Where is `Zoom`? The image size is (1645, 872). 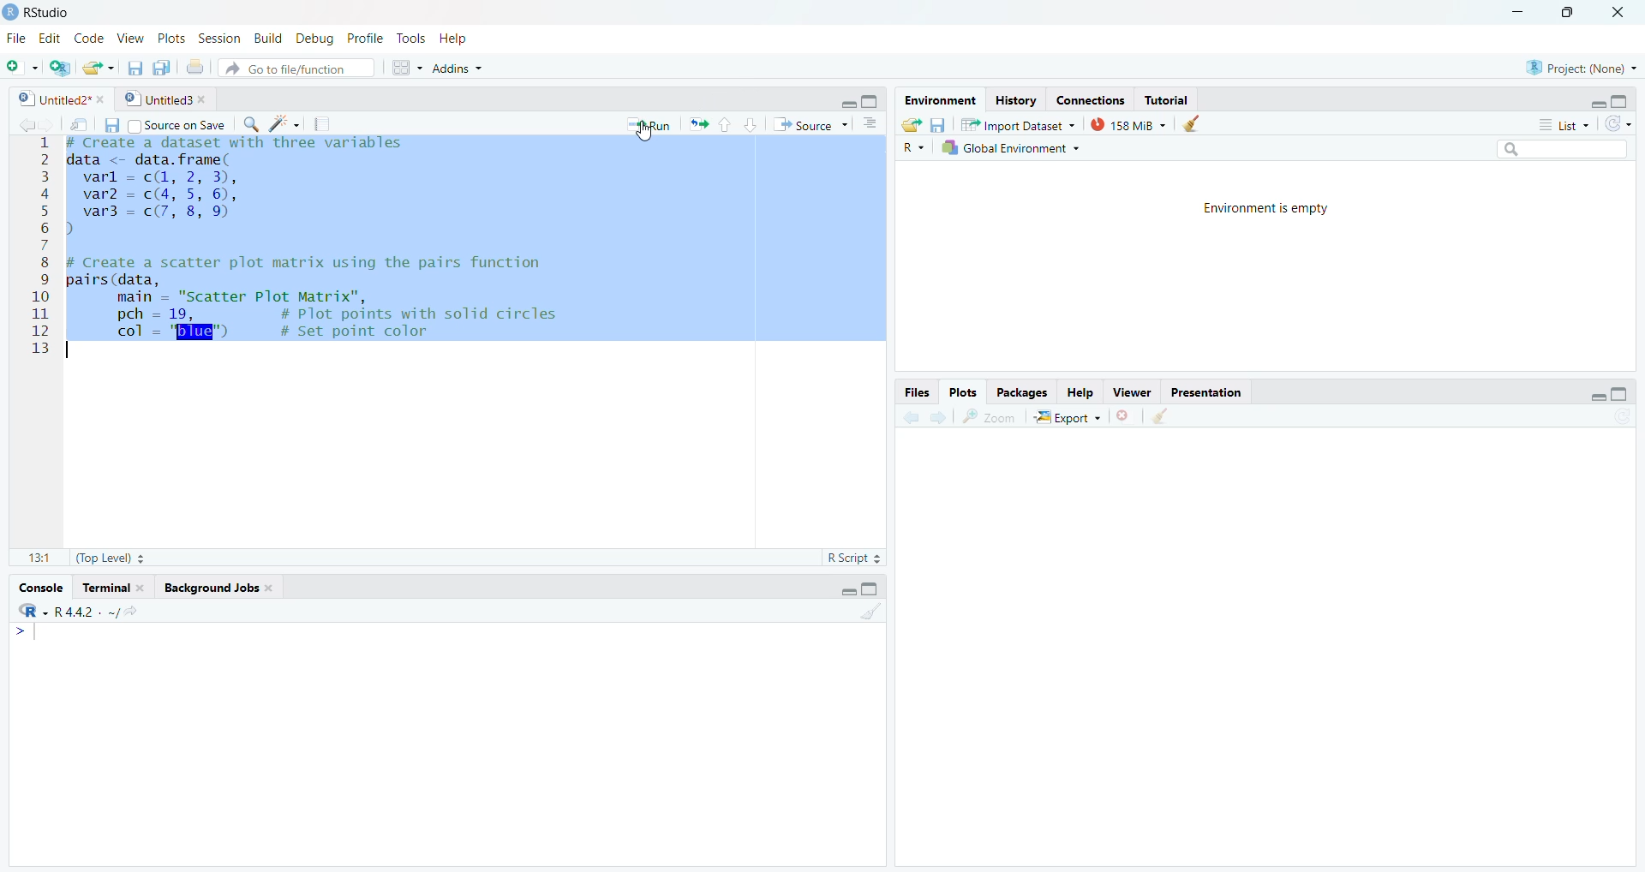
Zoom is located at coordinates (991, 418).